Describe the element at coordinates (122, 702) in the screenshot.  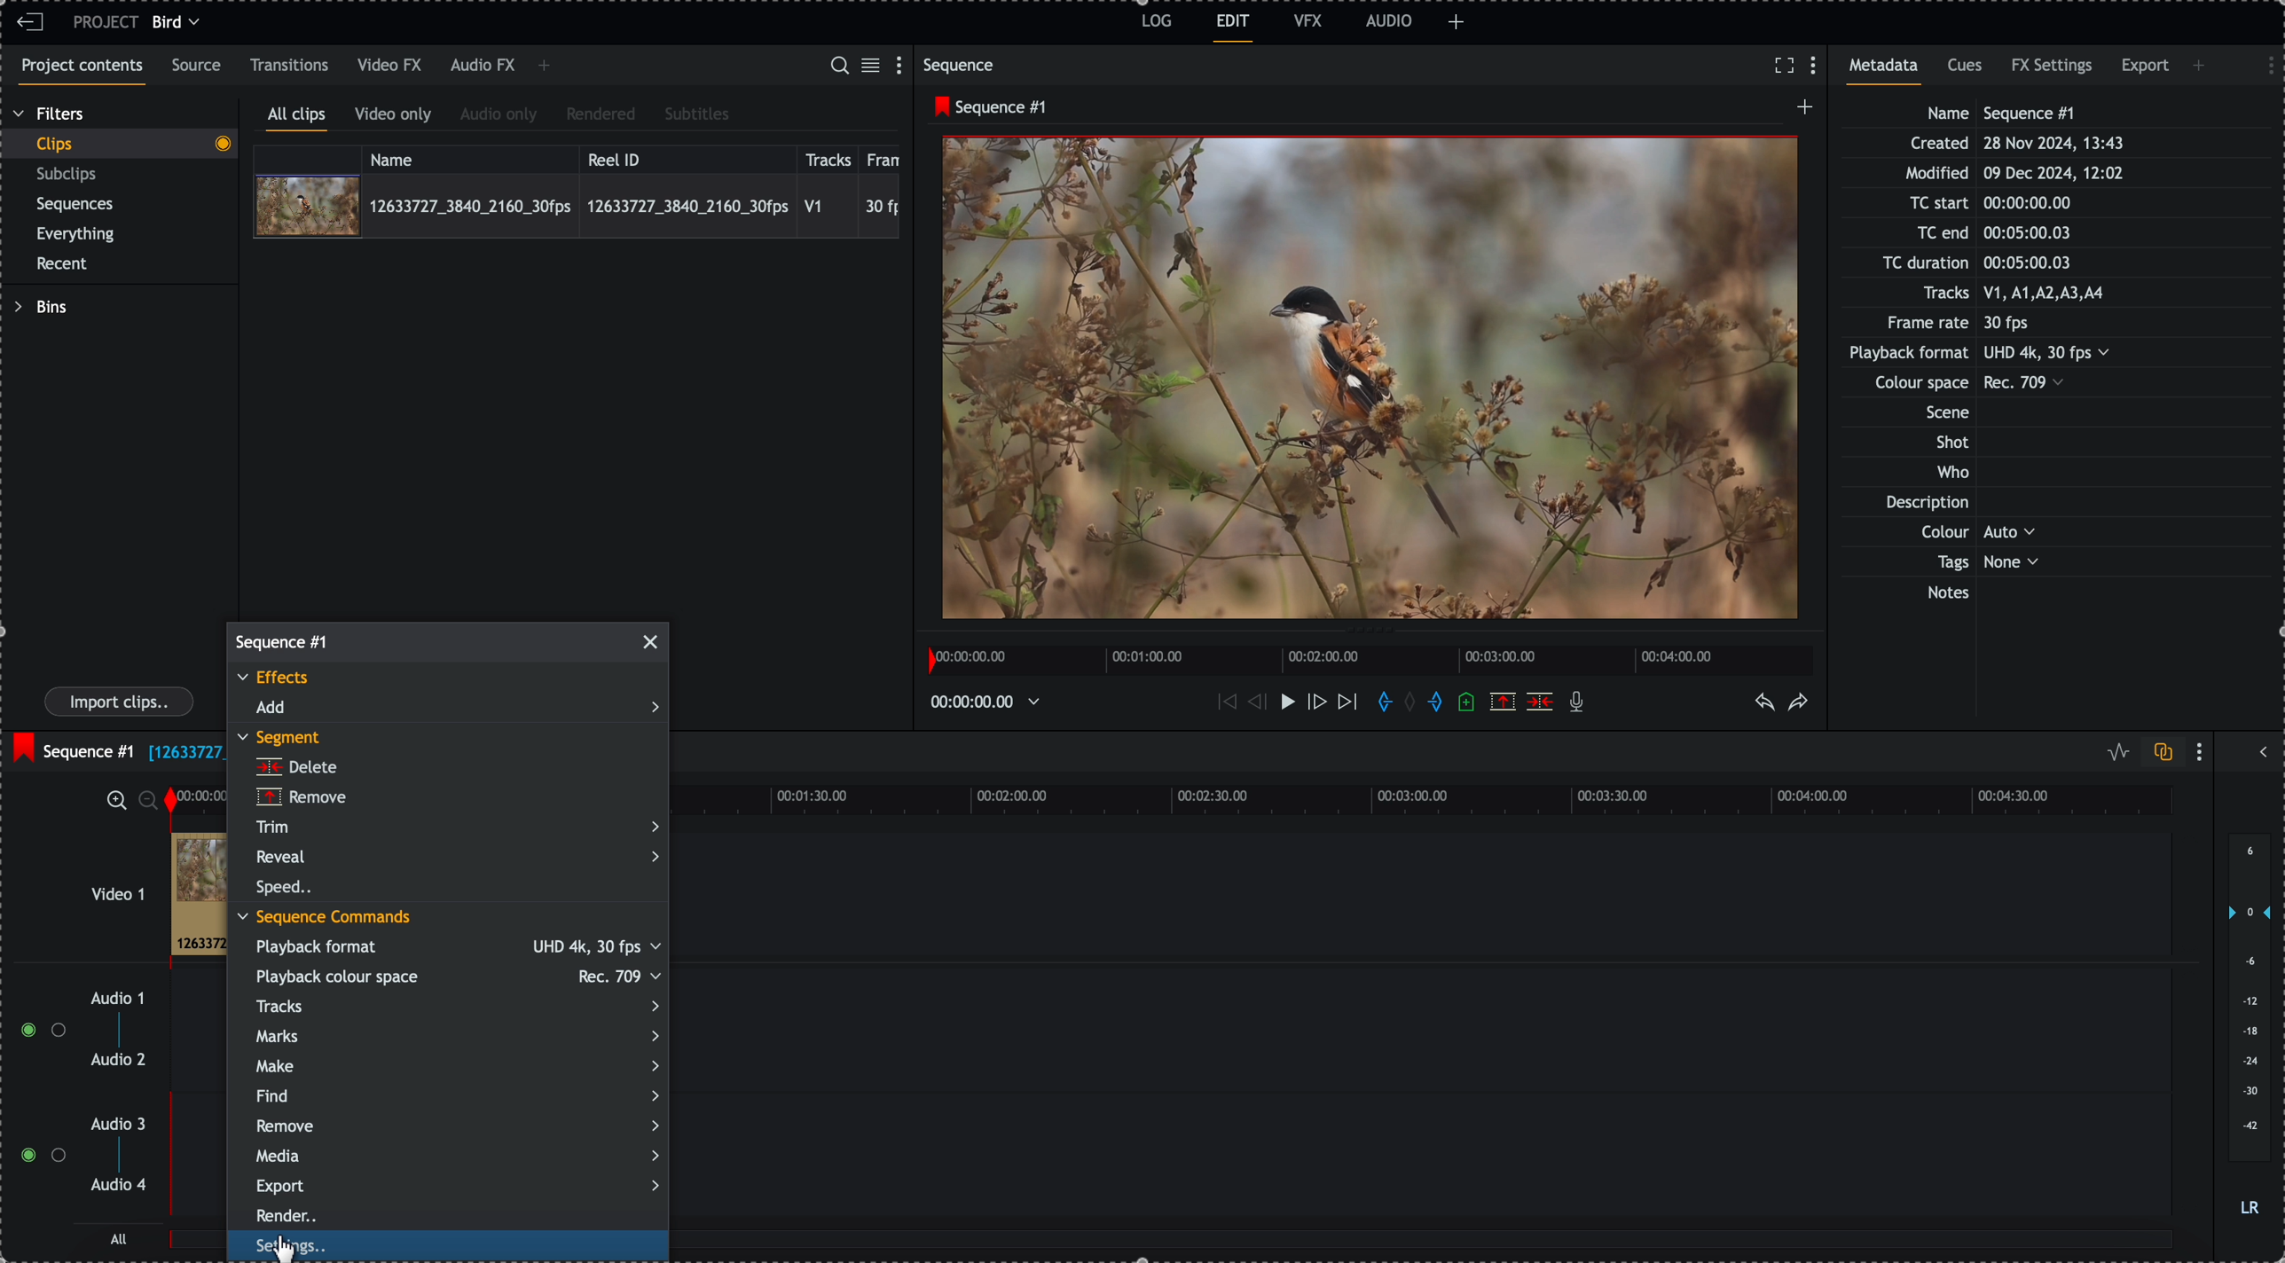
I see `import clips button` at that location.